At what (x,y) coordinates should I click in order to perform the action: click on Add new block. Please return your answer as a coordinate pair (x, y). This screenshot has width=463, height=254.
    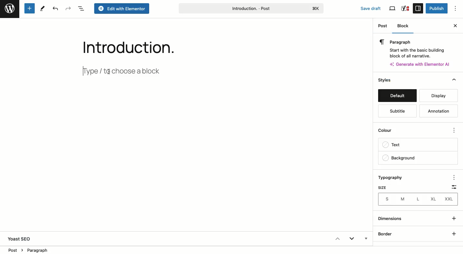
    Looking at the image, I should click on (29, 9).